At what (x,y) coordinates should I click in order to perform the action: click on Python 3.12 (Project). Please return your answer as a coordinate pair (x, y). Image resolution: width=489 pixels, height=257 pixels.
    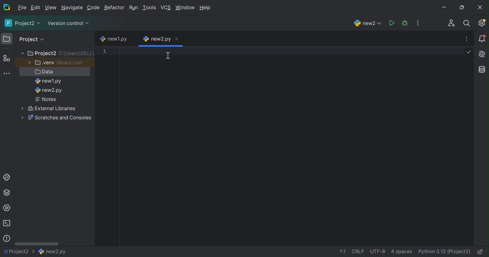
    Looking at the image, I should click on (445, 252).